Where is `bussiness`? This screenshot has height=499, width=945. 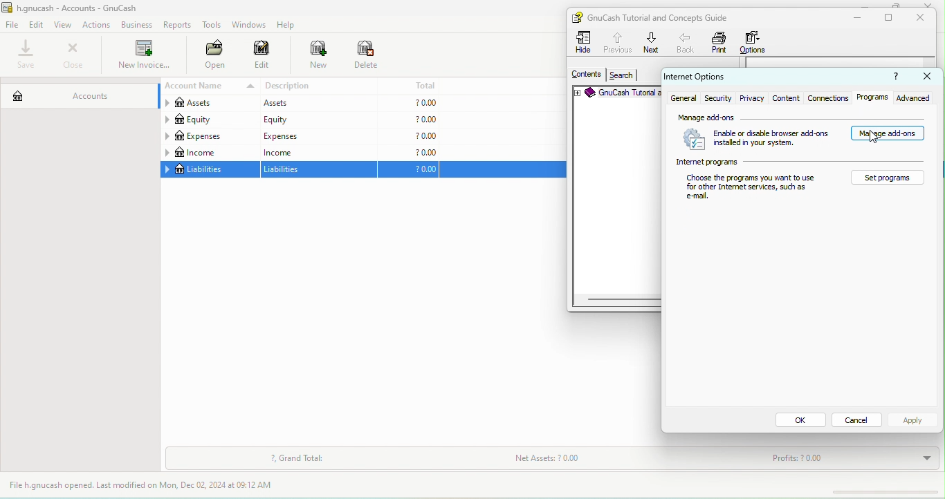 bussiness is located at coordinates (137, 25).